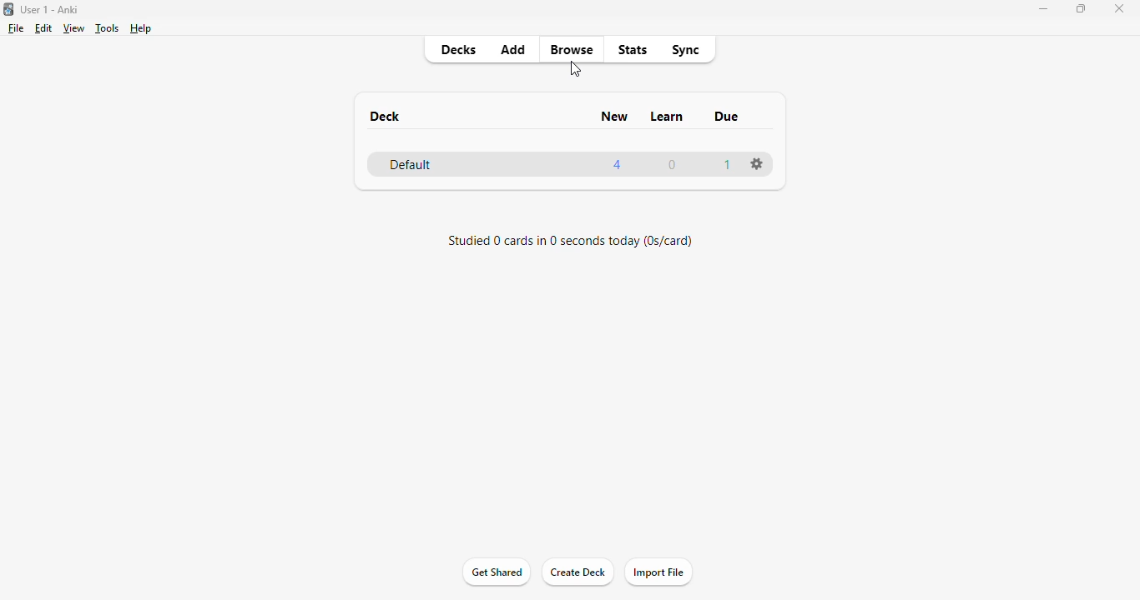 The height and width of the screenshot is (600, 1140). What do you see at coordinates (570, 242) in the screenshot?
I see `studied 0 cards in 0 seconds today (0s/card)` at bounding box center [570, 242].